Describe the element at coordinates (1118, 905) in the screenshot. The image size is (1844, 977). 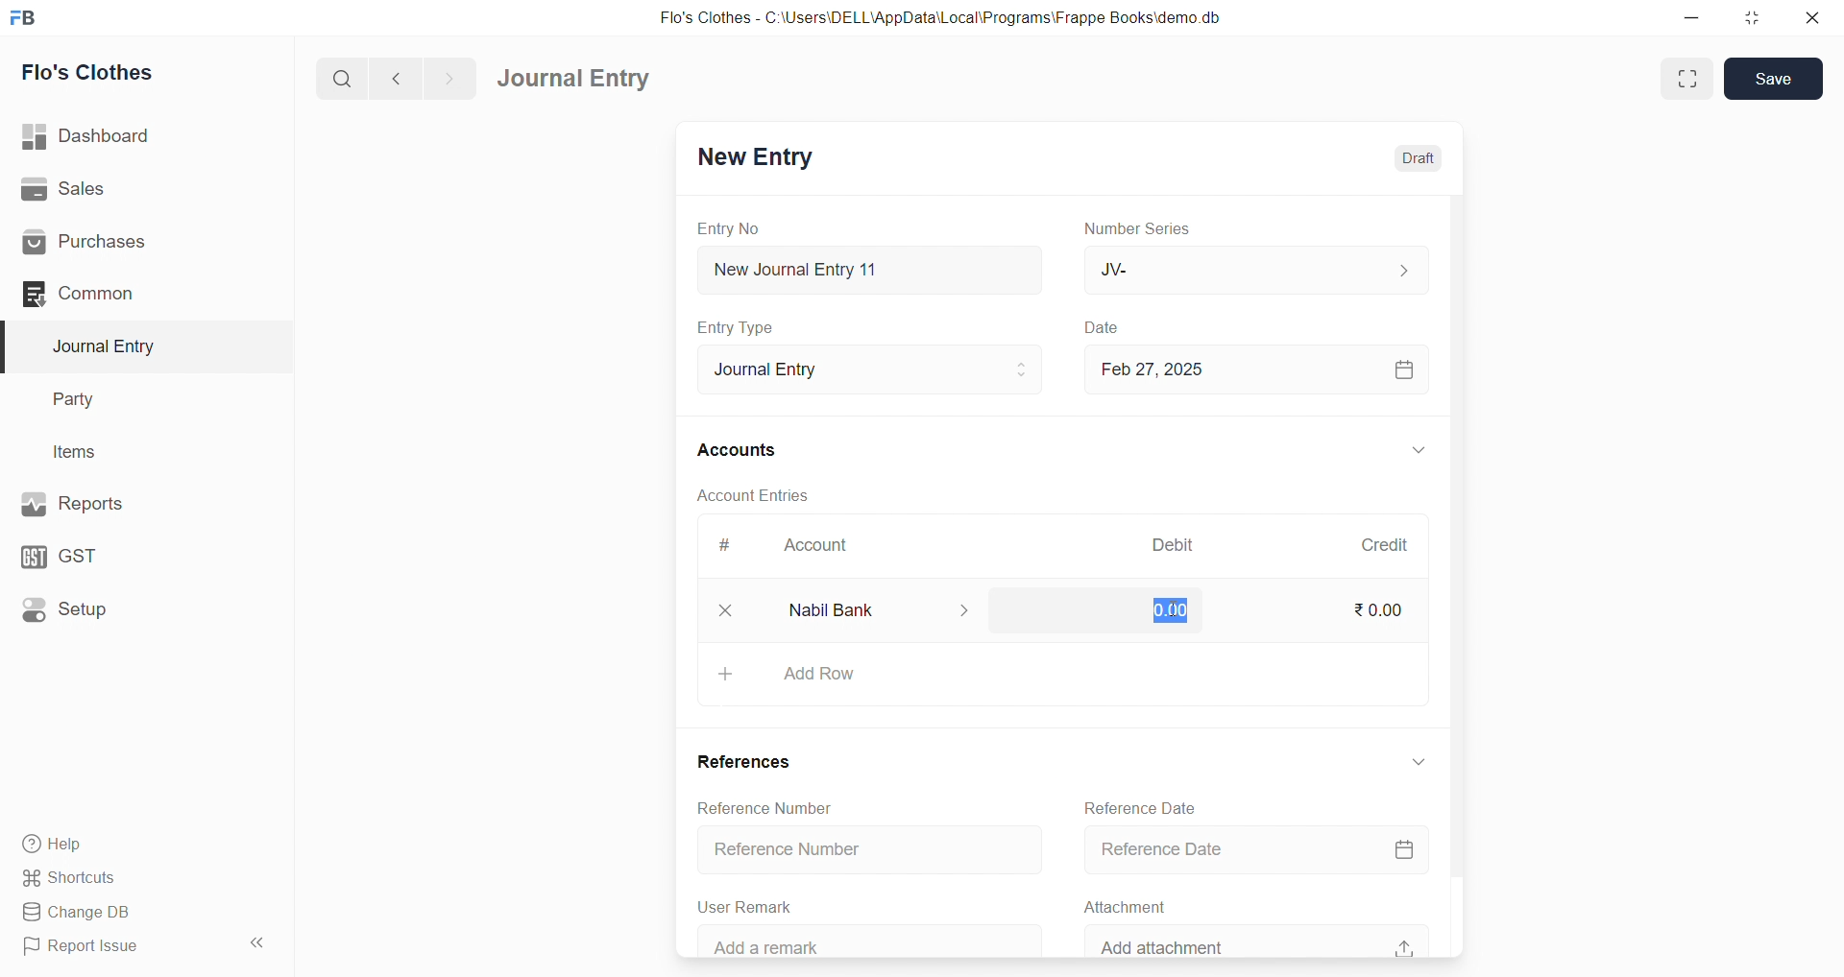
I see `Attachment` at that location.